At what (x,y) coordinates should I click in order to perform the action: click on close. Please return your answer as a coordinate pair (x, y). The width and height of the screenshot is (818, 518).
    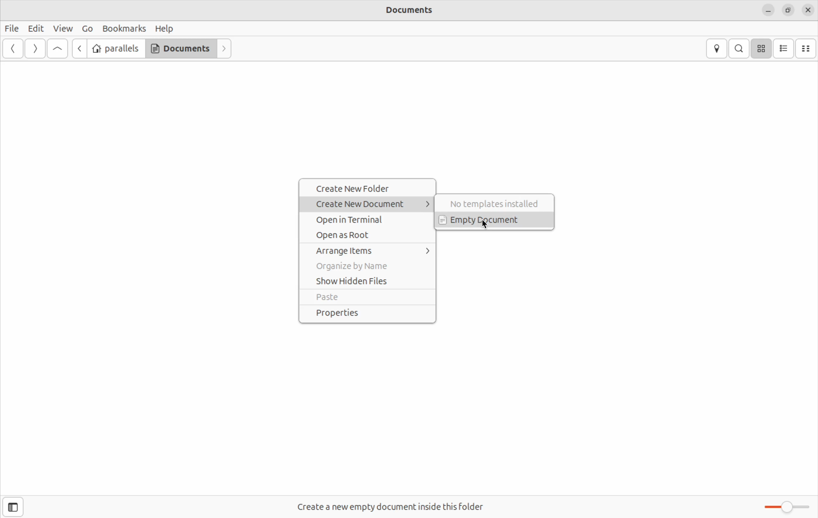
    Looking at the image, I should click on (808, 10).